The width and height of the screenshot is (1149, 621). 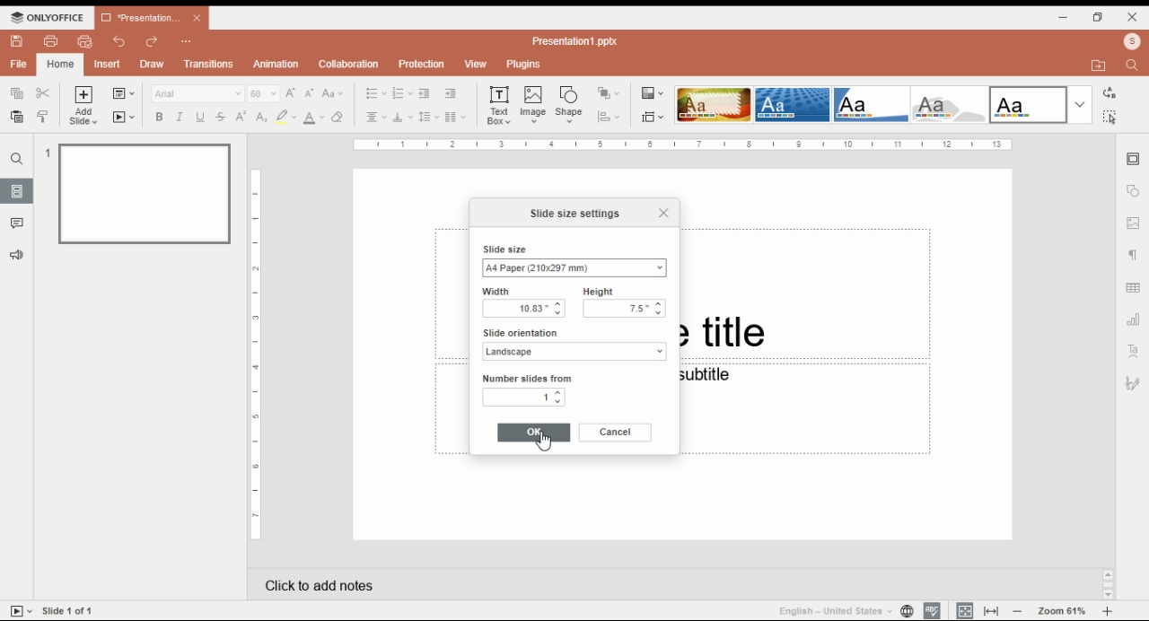 What do you see at coordinates (290, 92) in the screenshot?
I see `increment font size` at bounding box center [290, 92].